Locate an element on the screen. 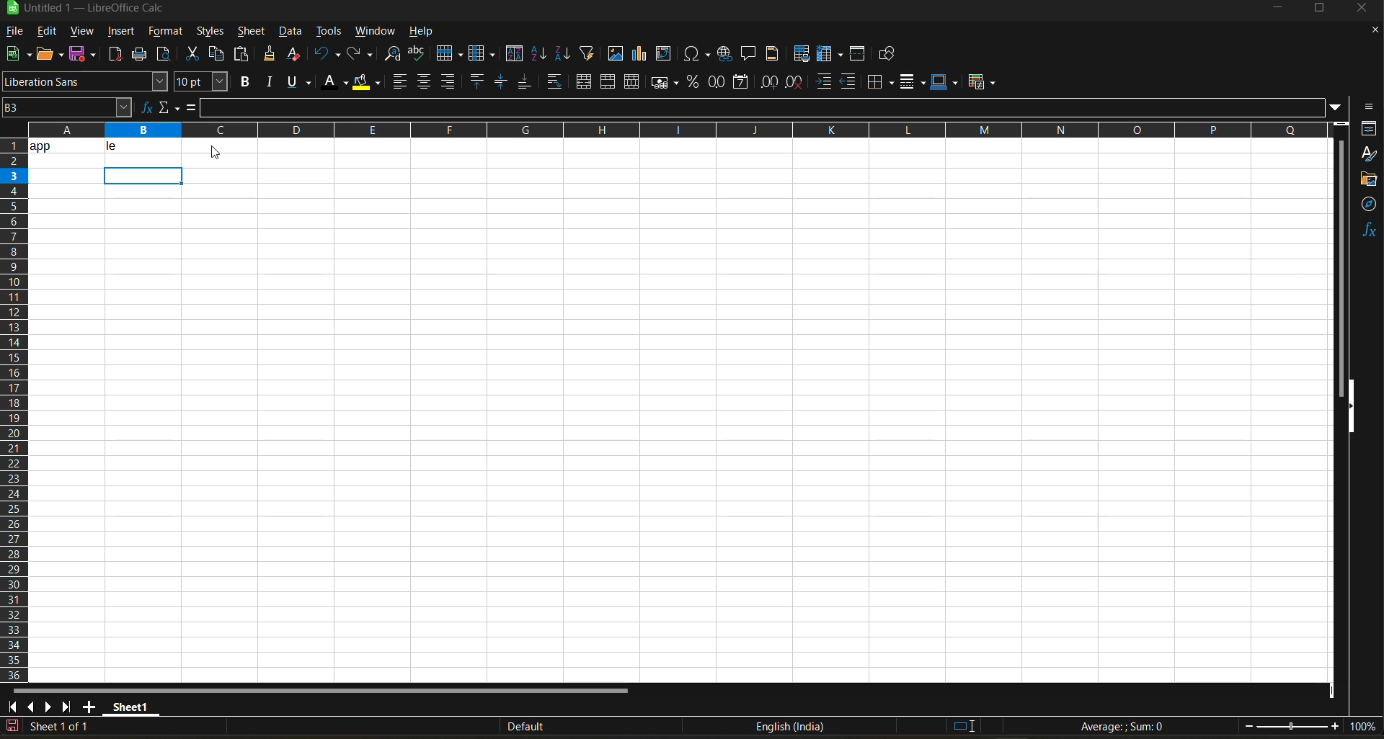  window is located at coordinates (371, 32).